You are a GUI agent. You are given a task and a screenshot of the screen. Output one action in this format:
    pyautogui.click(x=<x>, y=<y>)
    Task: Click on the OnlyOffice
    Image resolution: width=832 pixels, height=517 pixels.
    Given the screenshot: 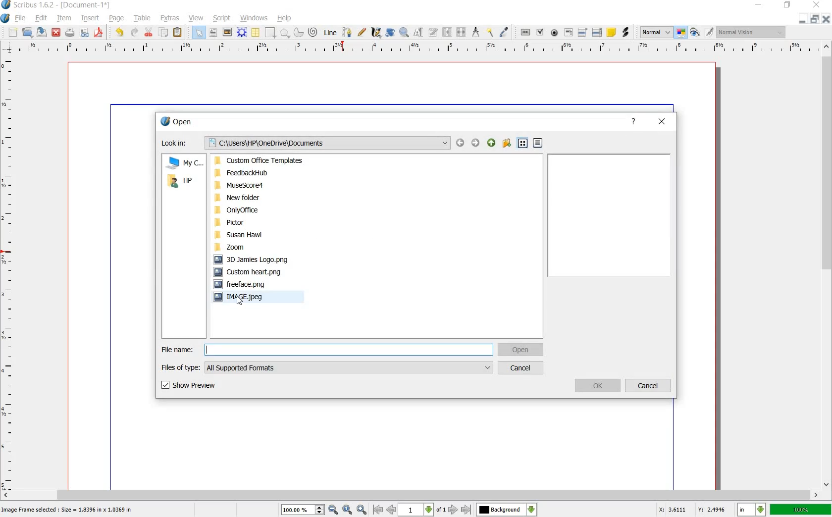 What is the action you would take?
    pyautogui.click(x=240, y=210)
    